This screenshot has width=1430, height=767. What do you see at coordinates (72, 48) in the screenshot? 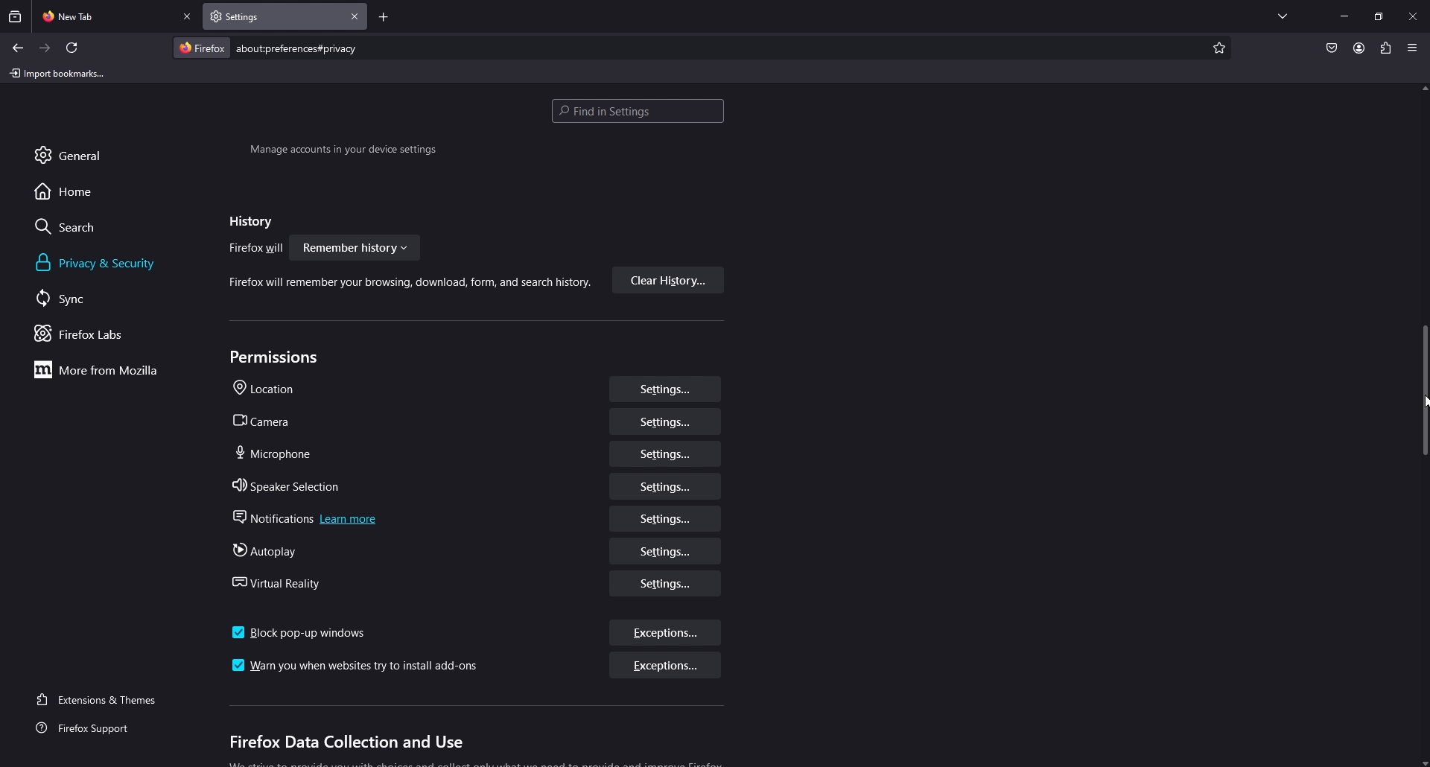
I see `refresh` at bounding box center [72, 48].